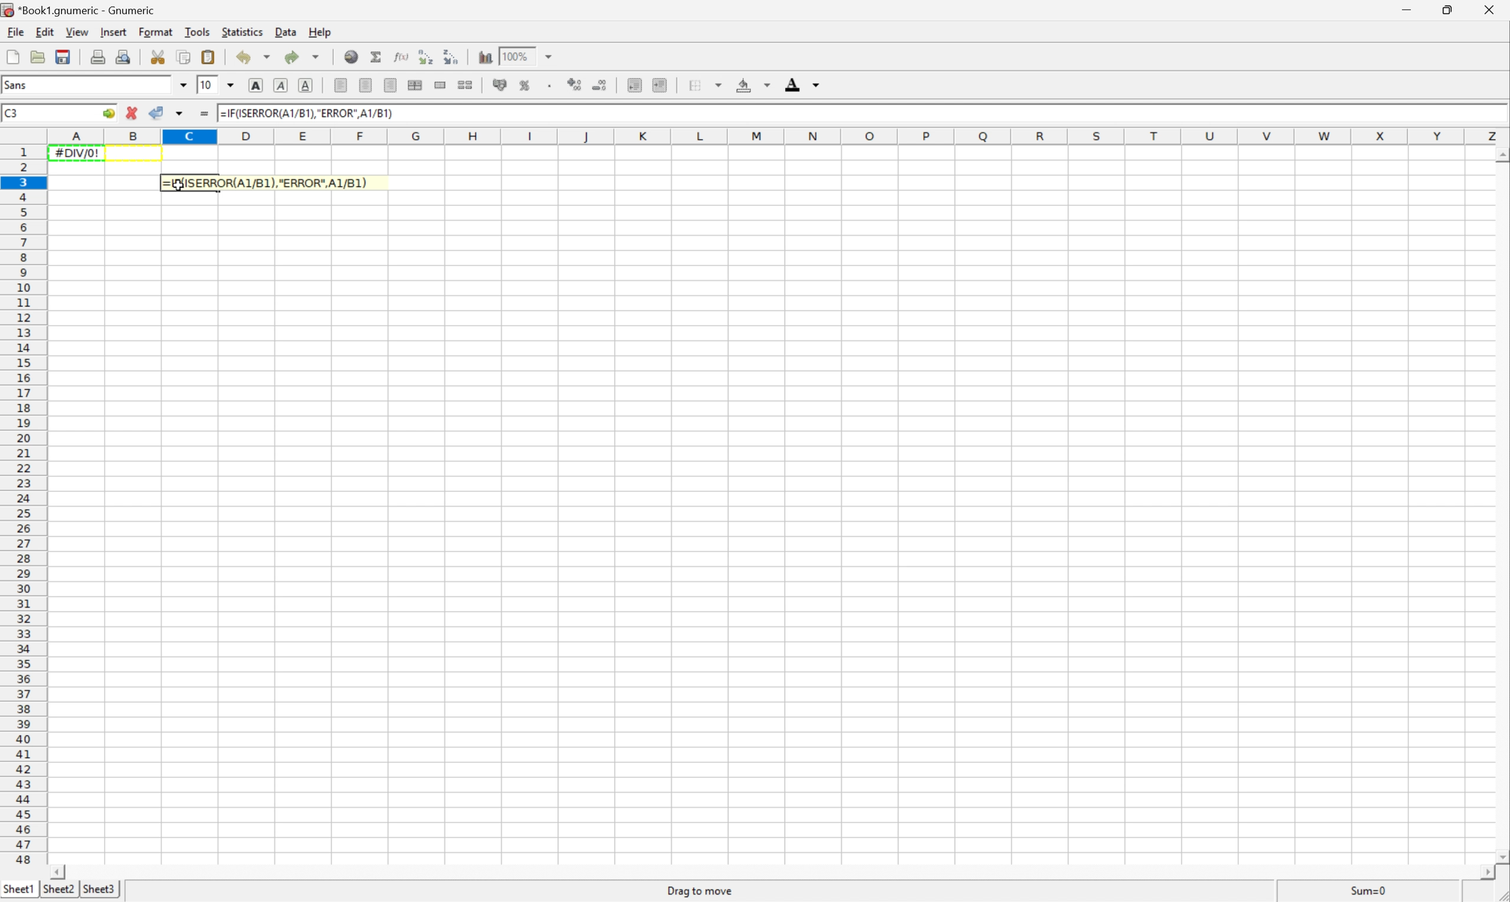 Image resolution: width=1510 pixels, height=902 pixels. Describe the element at coordinates (203, 112) in the screenshot. I see `Enter formula` at that location.